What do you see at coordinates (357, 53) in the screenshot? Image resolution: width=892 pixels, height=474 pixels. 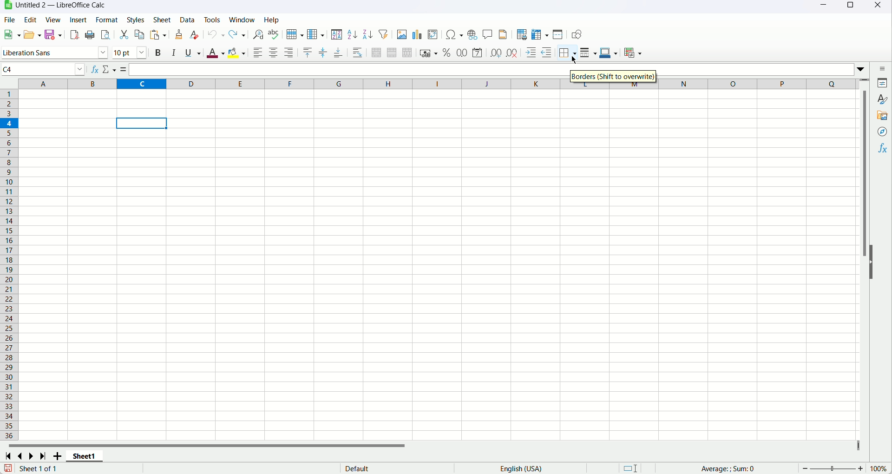 I see `Wrap text` at bounding box center [357, 53].